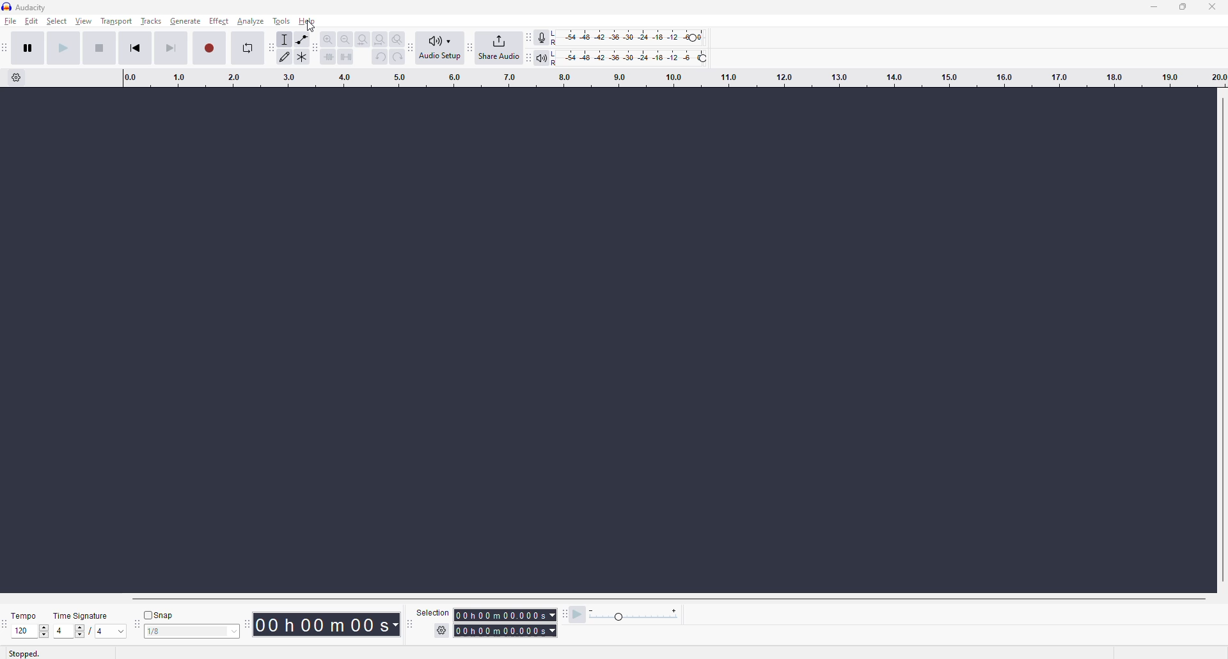 This screenshot has height=659, width=1228. What do you see at coordinates (444, 50) in the screenshot?
I see `audio setup` at bounding box center [444, 50].